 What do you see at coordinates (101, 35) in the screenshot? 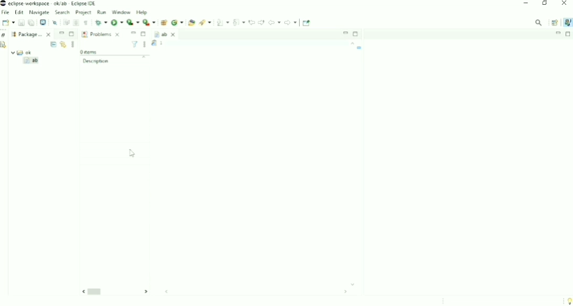
I see `Problems` at bounding box center [101, 35].